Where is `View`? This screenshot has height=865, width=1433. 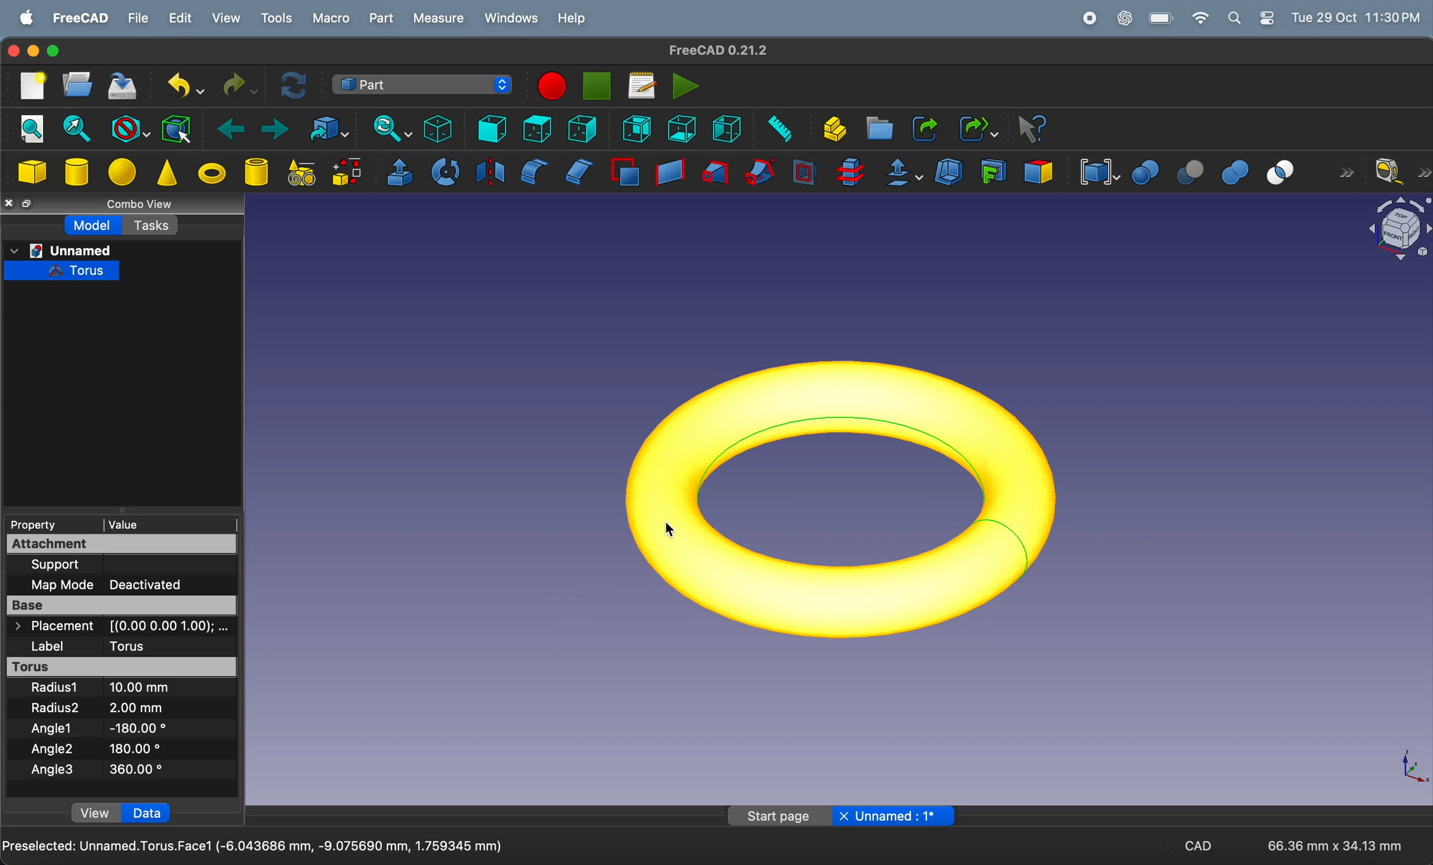
View is located at coordinates (96, 812).